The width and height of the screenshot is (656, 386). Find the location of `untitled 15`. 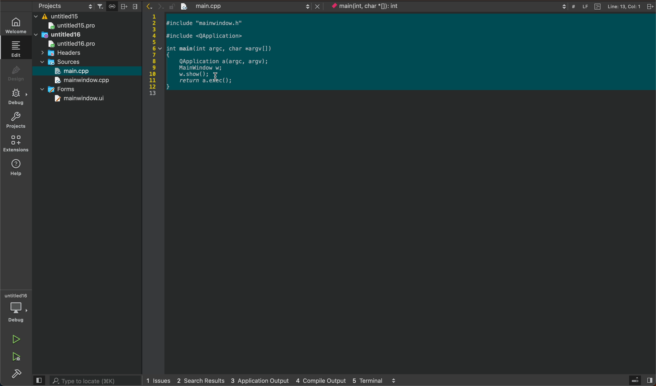

untitled 15 is located at coordinates (78, 27).